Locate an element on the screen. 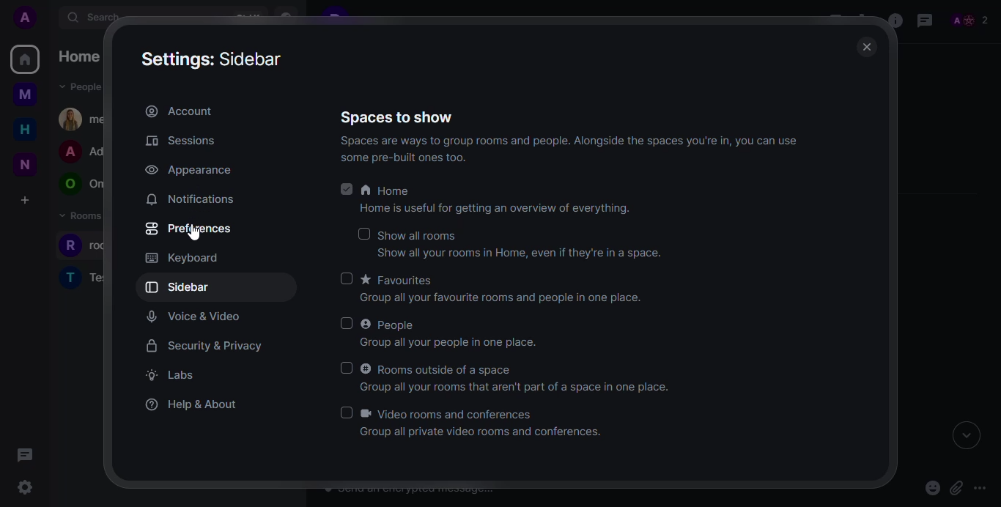 The width and height of the screenshot is (1001, 507). more is located at coordinates (980, 487).